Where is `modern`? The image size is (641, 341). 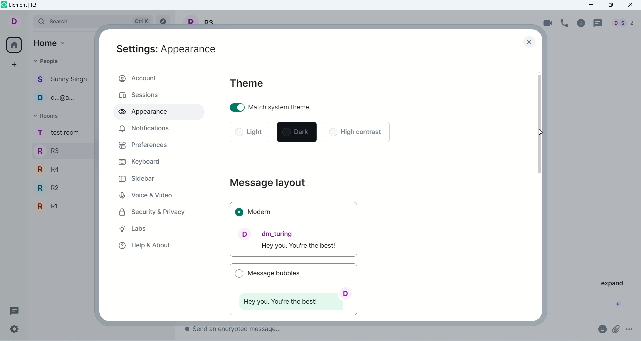 modern is located at coordinates (296, 230).